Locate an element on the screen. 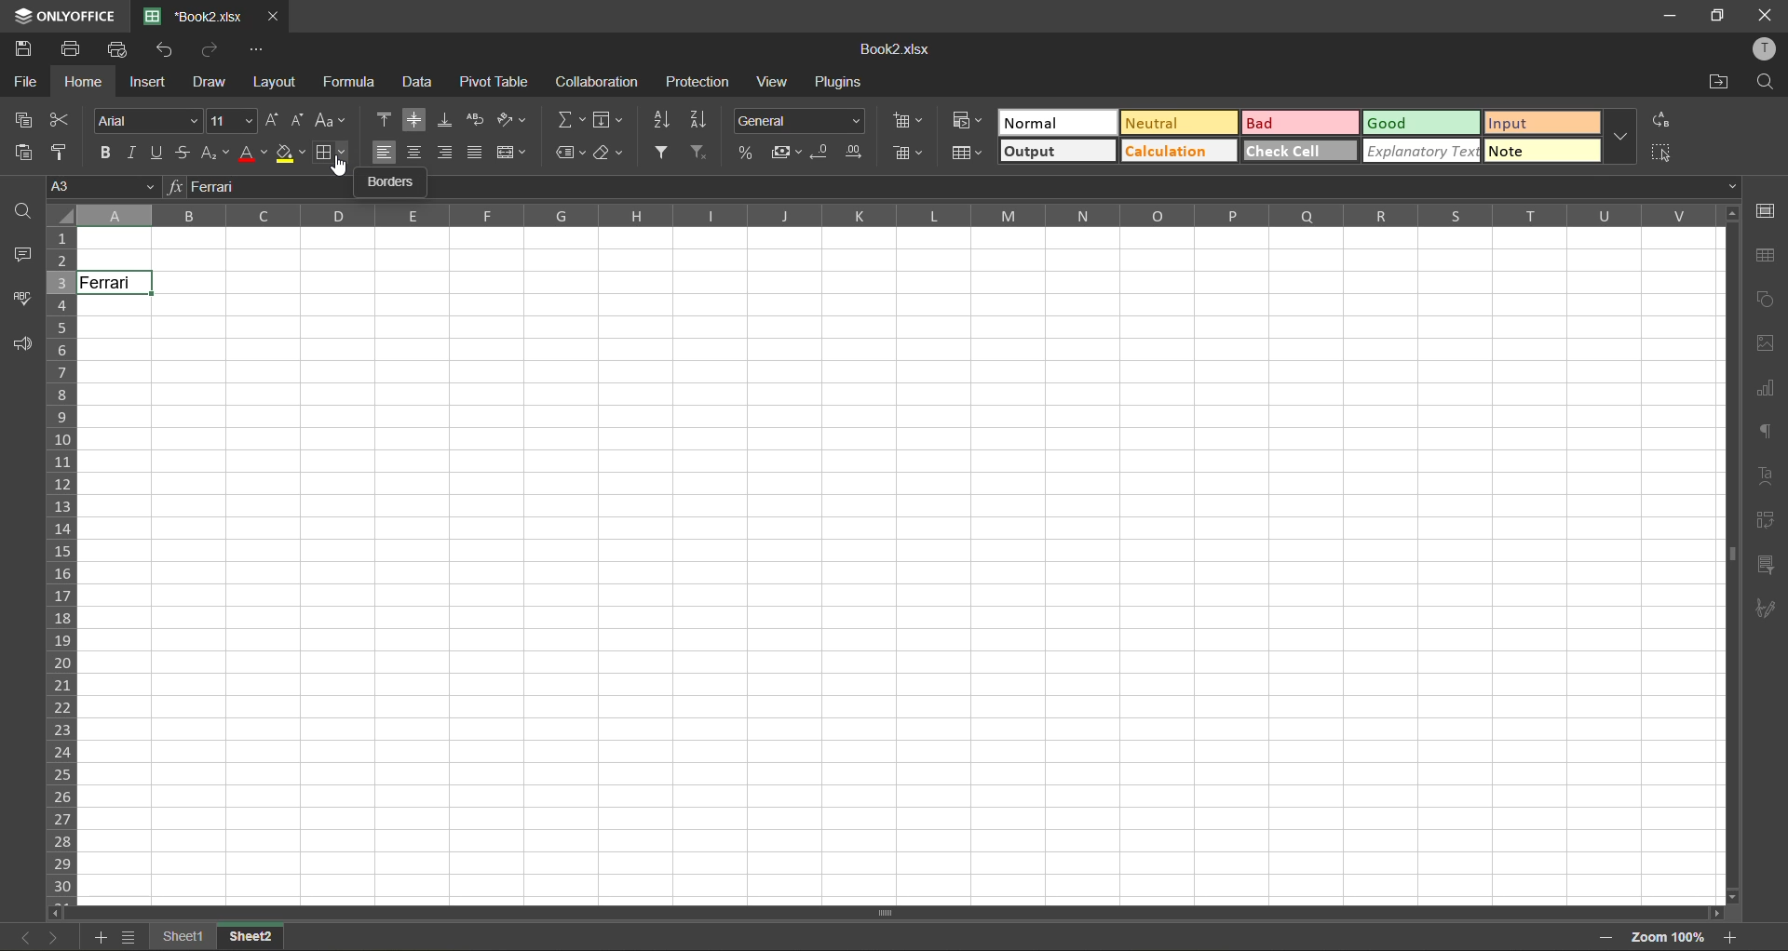 The height and width of the screenshot is (951, 1788). scroll right is located at coordinates (1713, 914).